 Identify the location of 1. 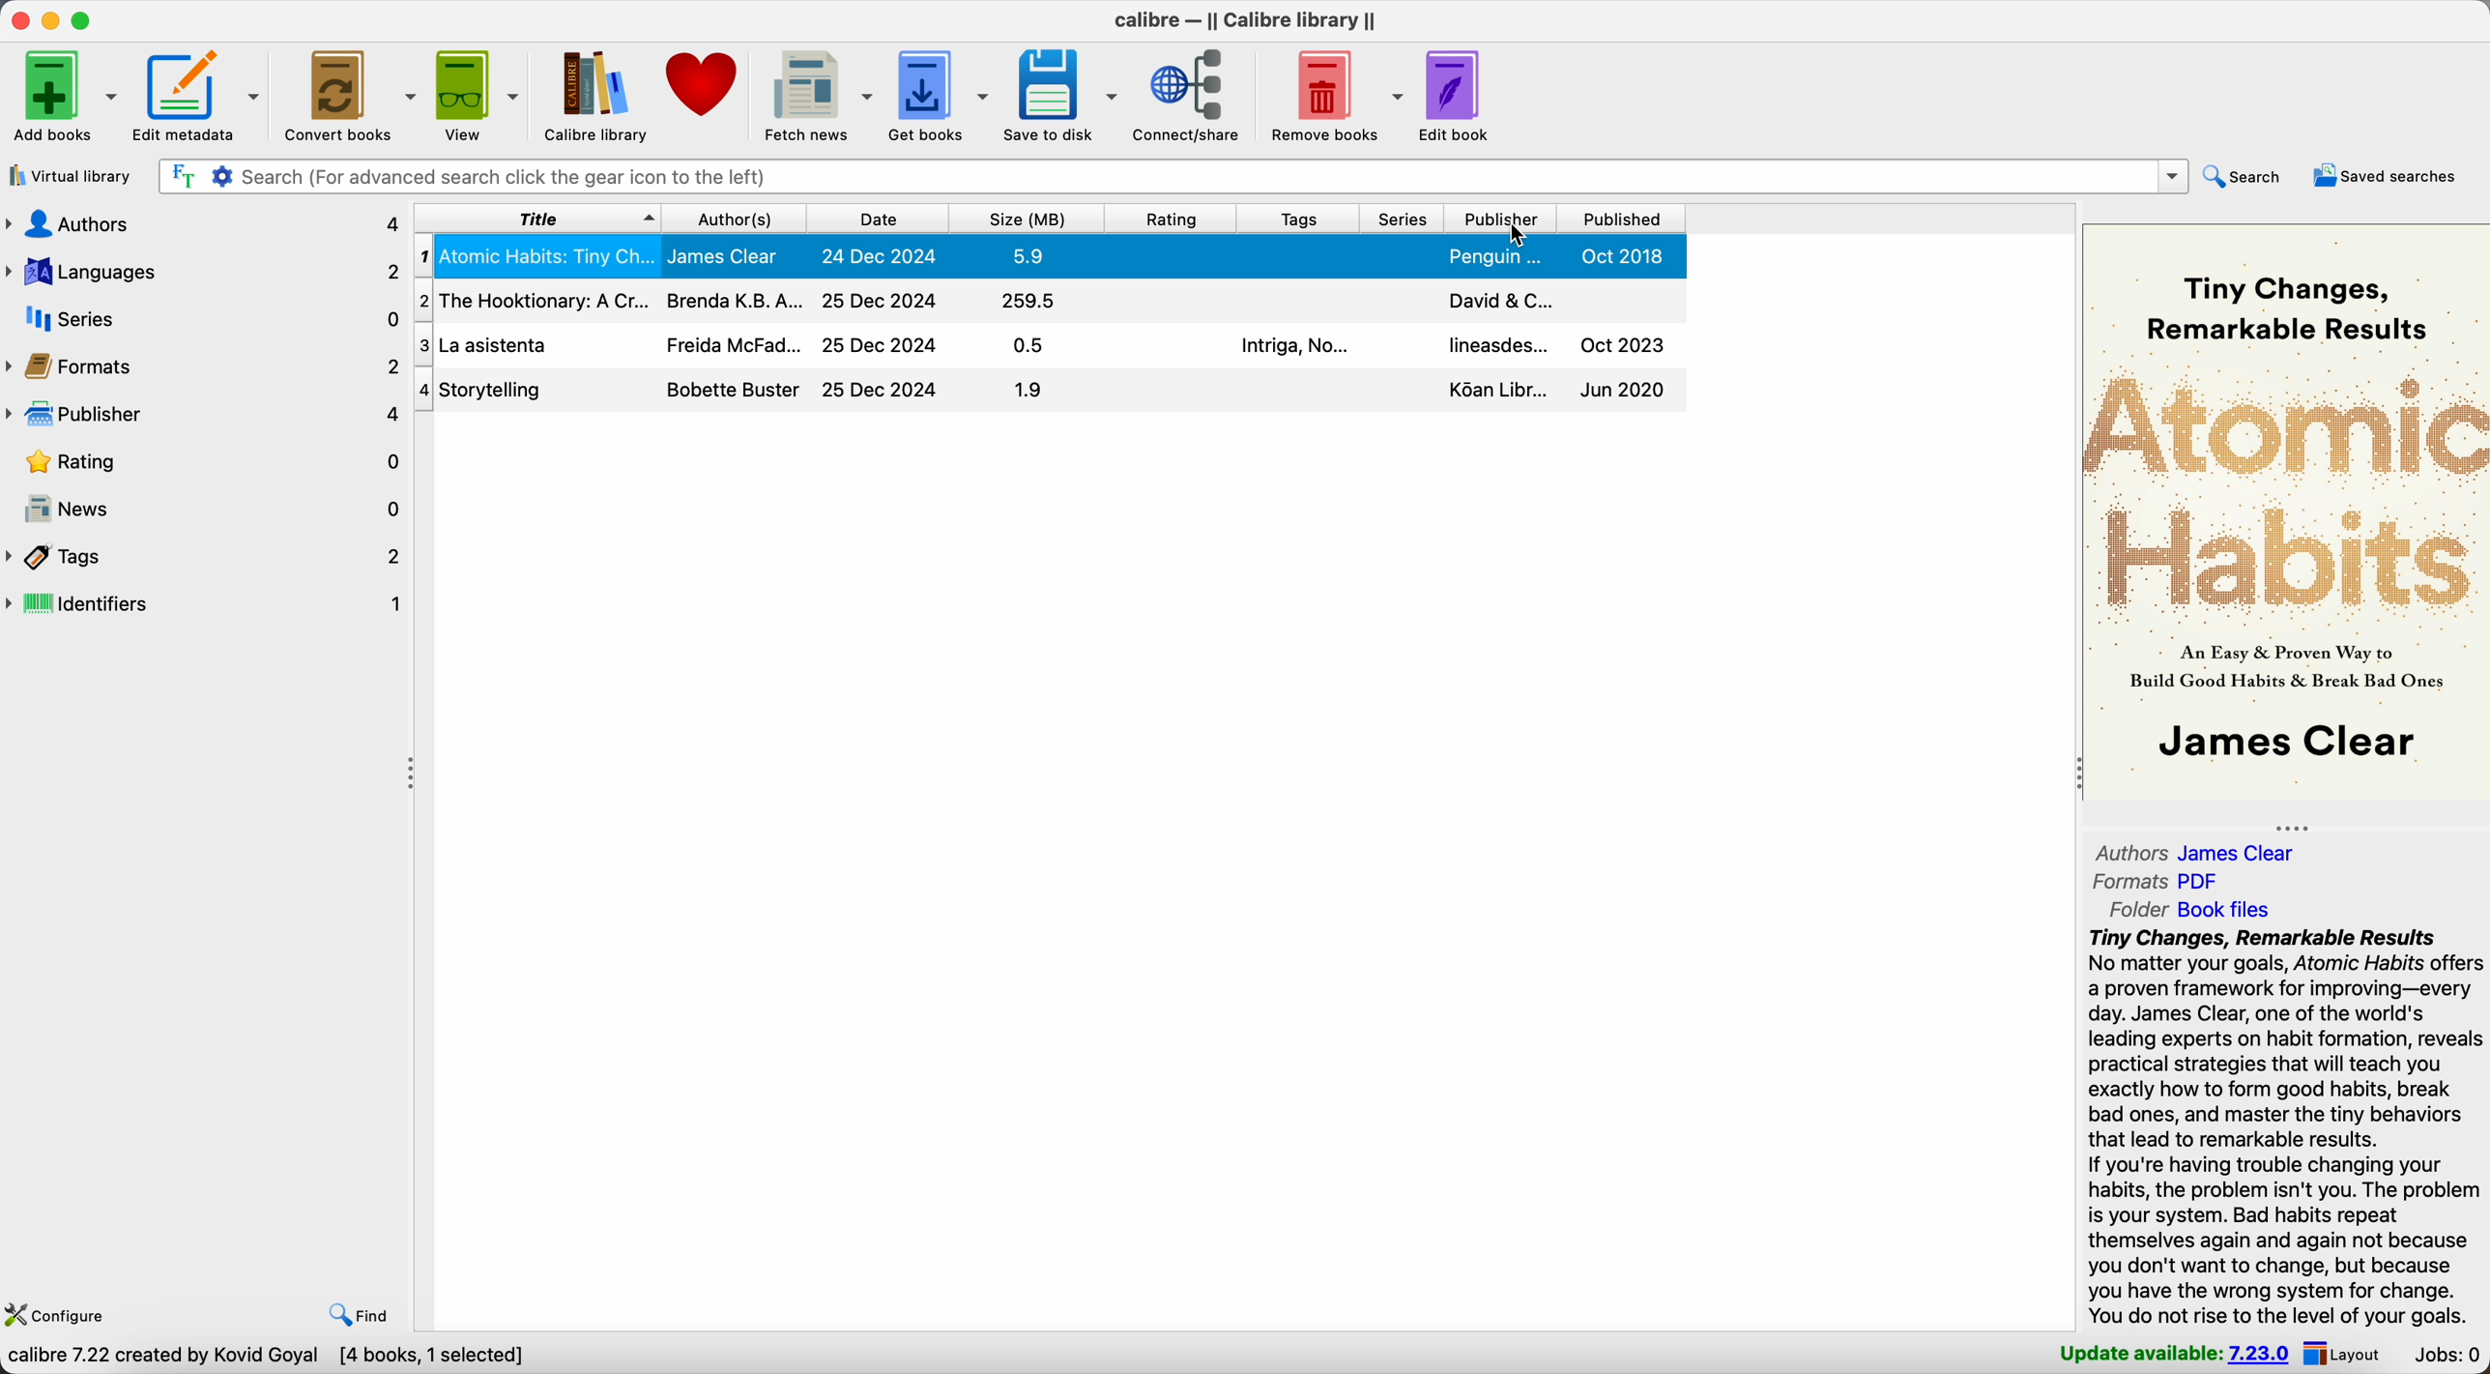
(423, 256).